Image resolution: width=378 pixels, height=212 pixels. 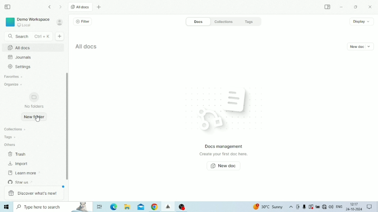 I want to click on File Explorer, so click(x=127, y=207).